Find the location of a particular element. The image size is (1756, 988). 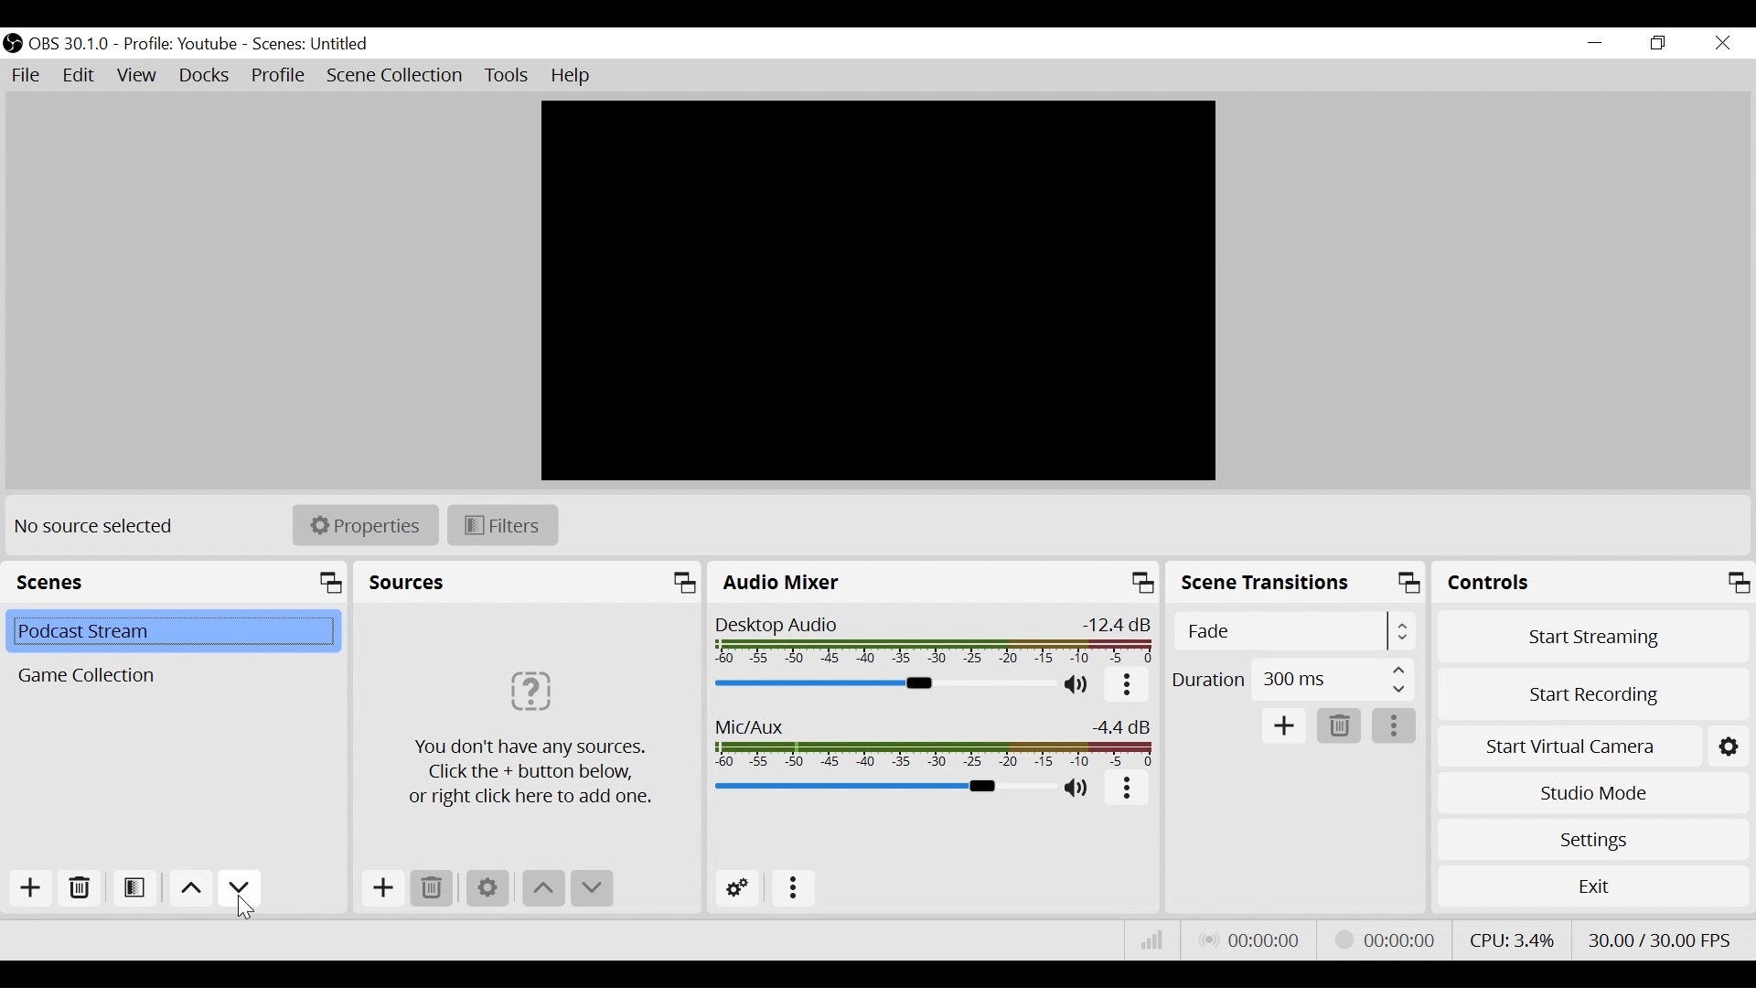

OBS Desktop Icon is located at coordinates (12, 43).